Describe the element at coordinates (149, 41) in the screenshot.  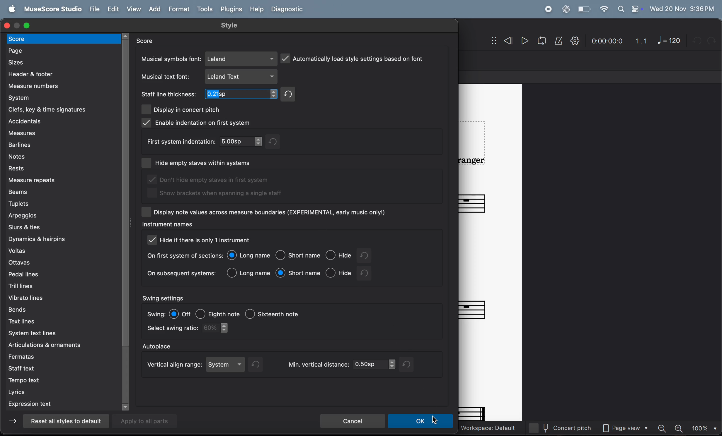
I see `score` at that location.